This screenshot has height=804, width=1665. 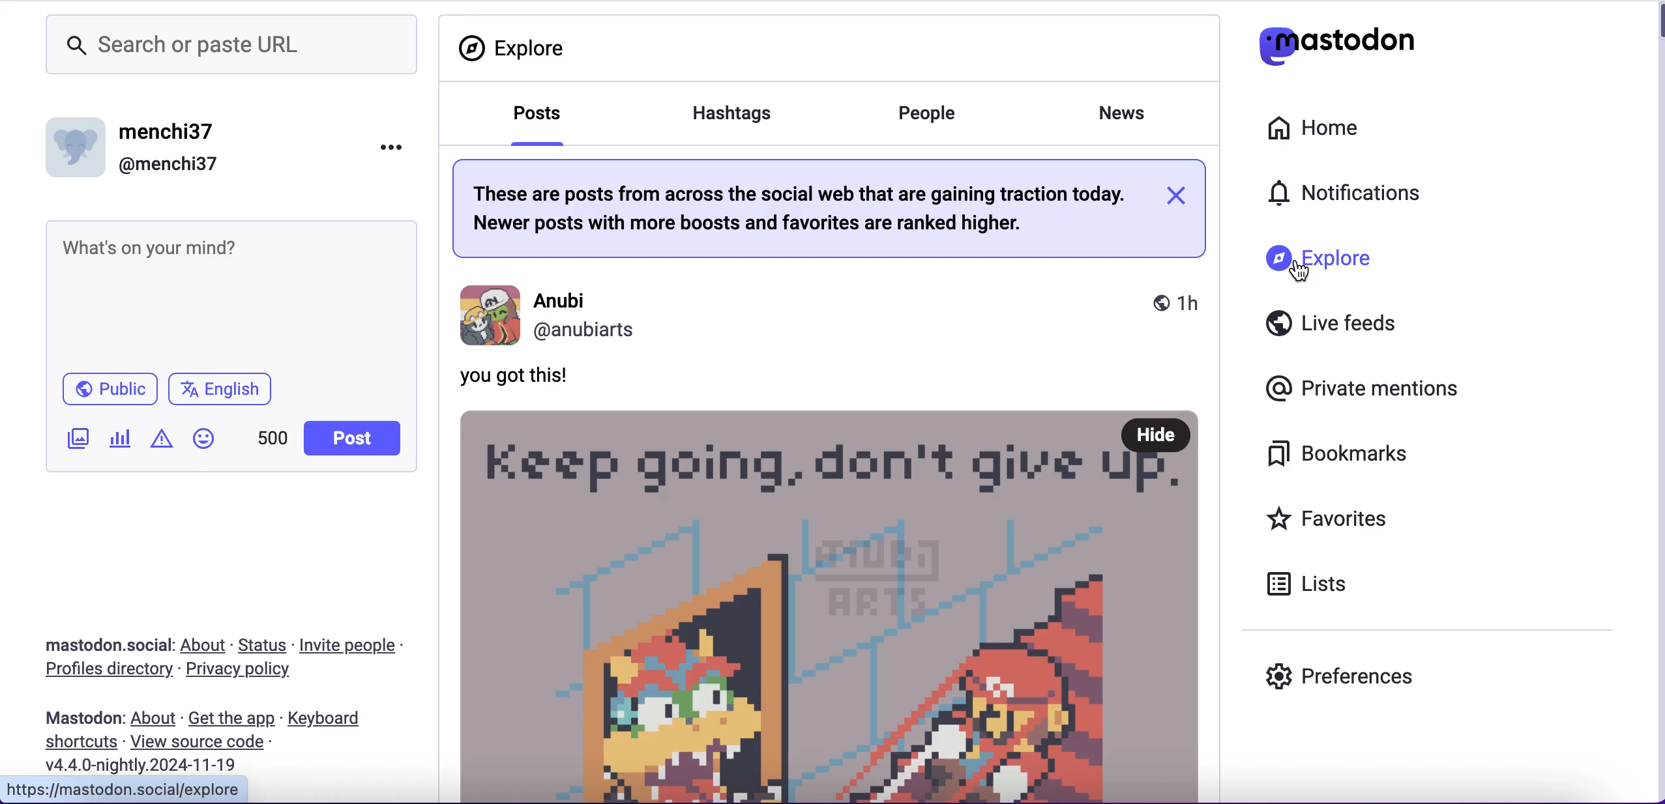 What do you see at coordinates (518, 47) in the screenshot?
I see `explore` at bounding box center [518, 47].